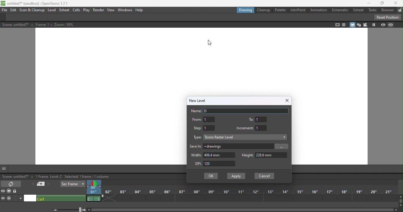 The width and height of the screenshot is (403, 212). I want to click on Freeze, so click(373, 25).